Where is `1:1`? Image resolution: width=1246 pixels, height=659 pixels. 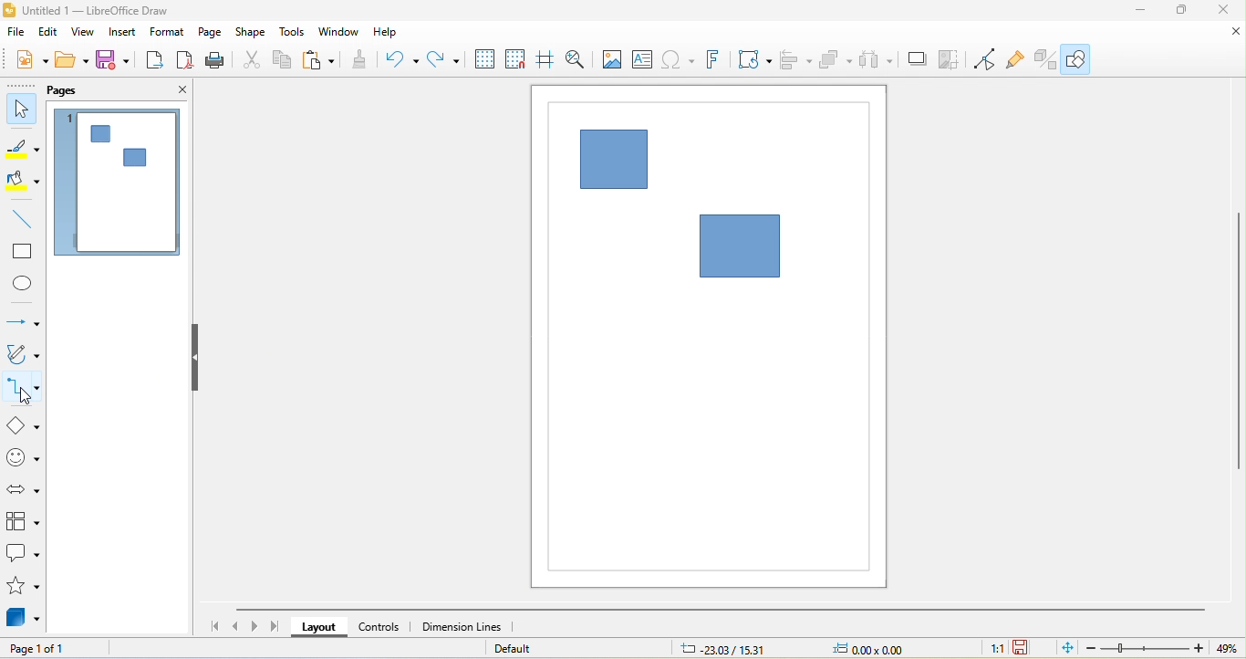
1:1 is located at coordinates (996, 648).